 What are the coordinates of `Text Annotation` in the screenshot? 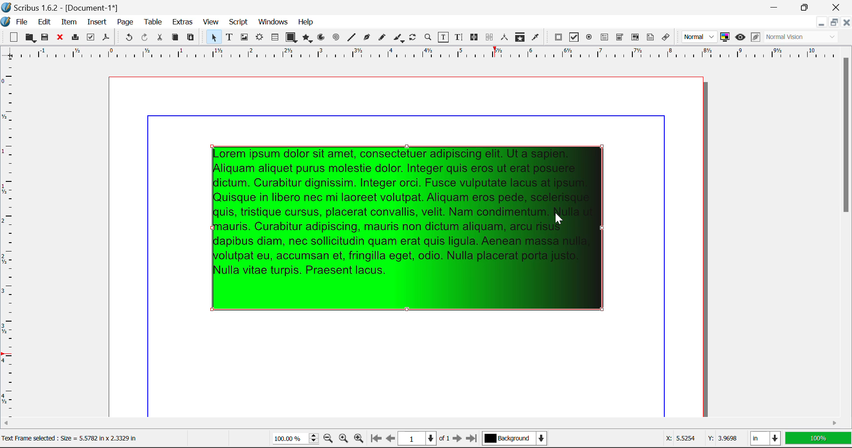 It's located at (652, 38).